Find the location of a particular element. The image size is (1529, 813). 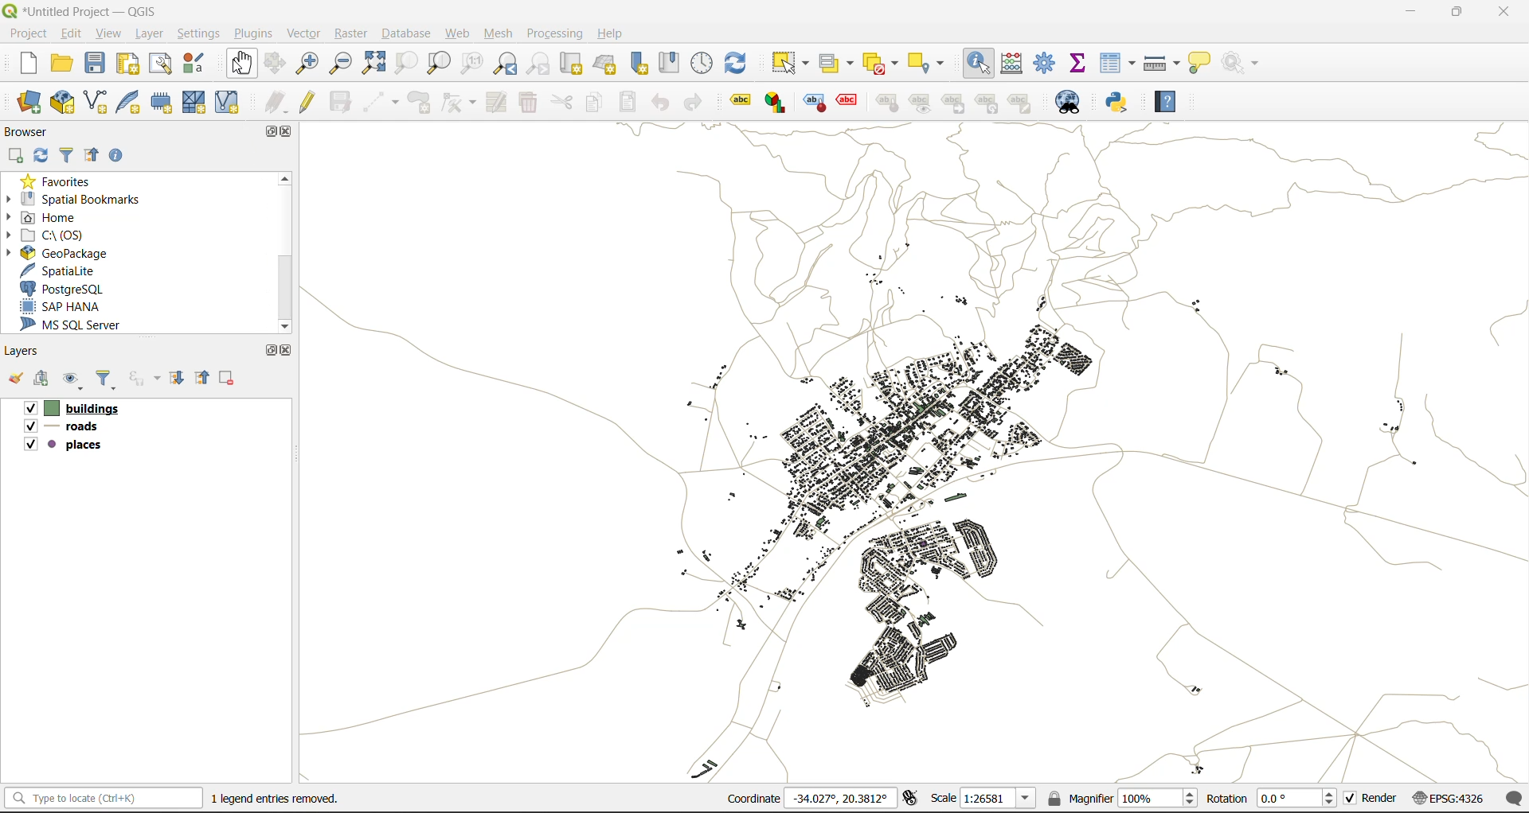

plugins is located at coordinates (251, 32).